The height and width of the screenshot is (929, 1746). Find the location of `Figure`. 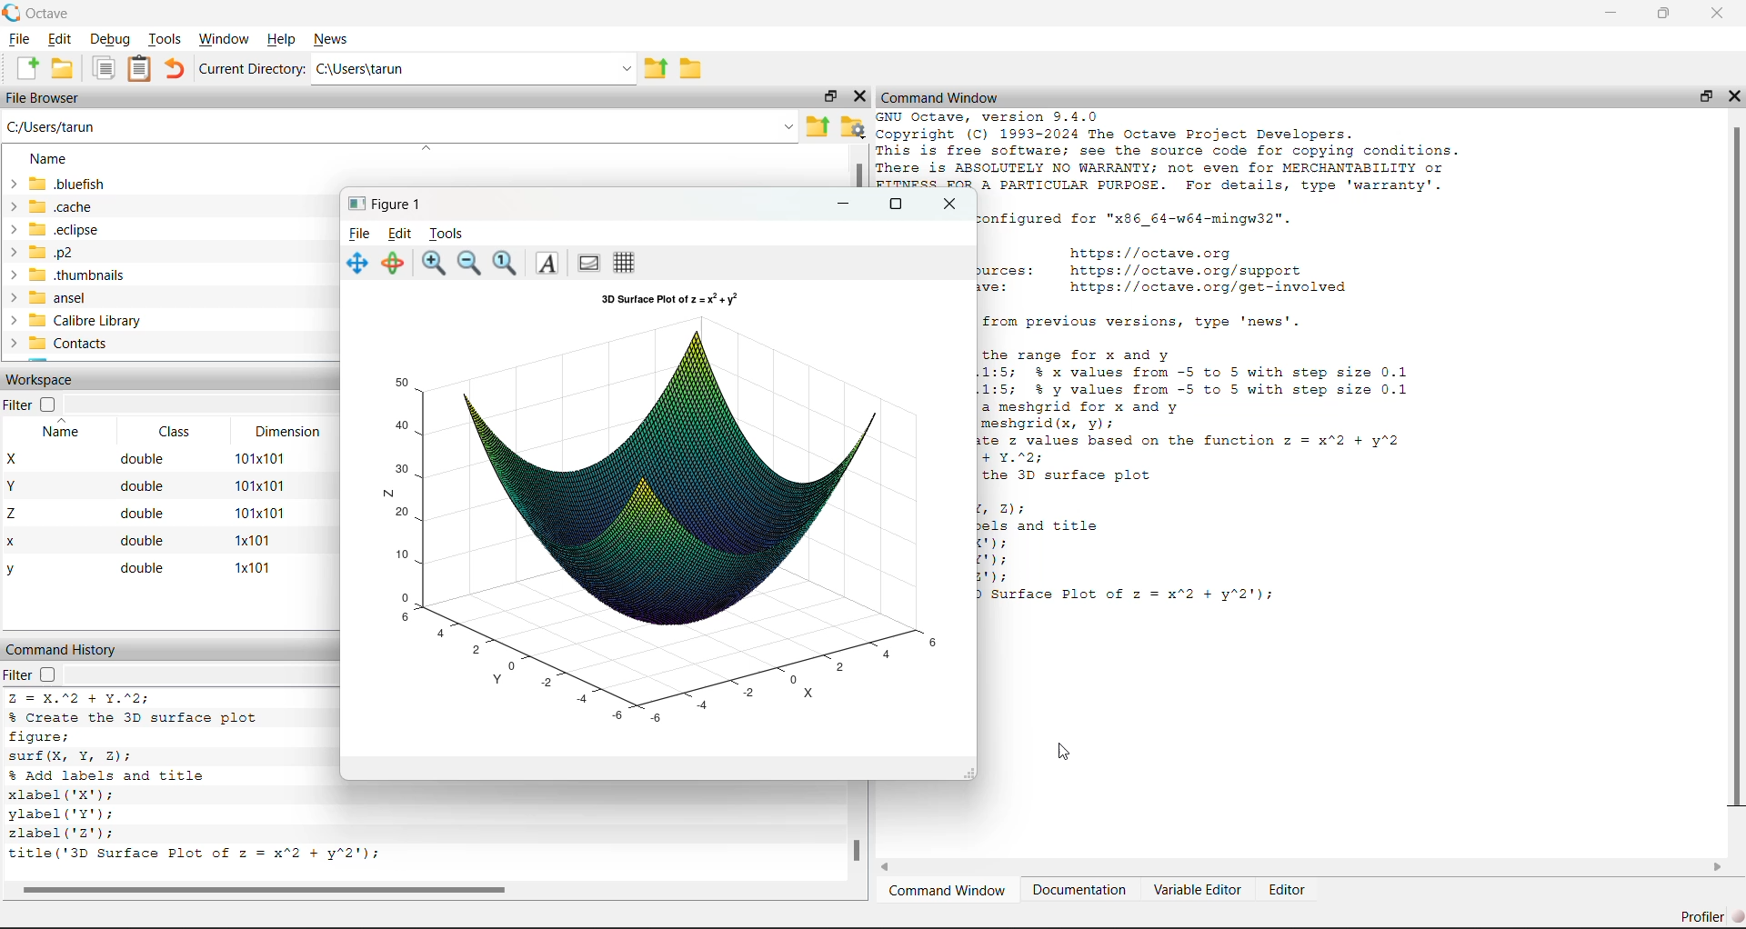

Figure is located at coordinates (667, 530).